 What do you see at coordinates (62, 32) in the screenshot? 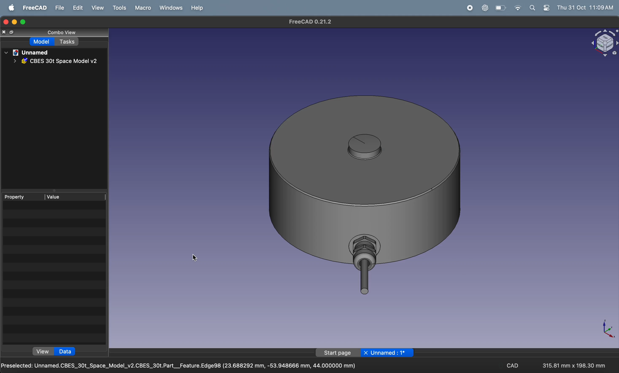
I see `combo view` at bounding box center [62, 32].